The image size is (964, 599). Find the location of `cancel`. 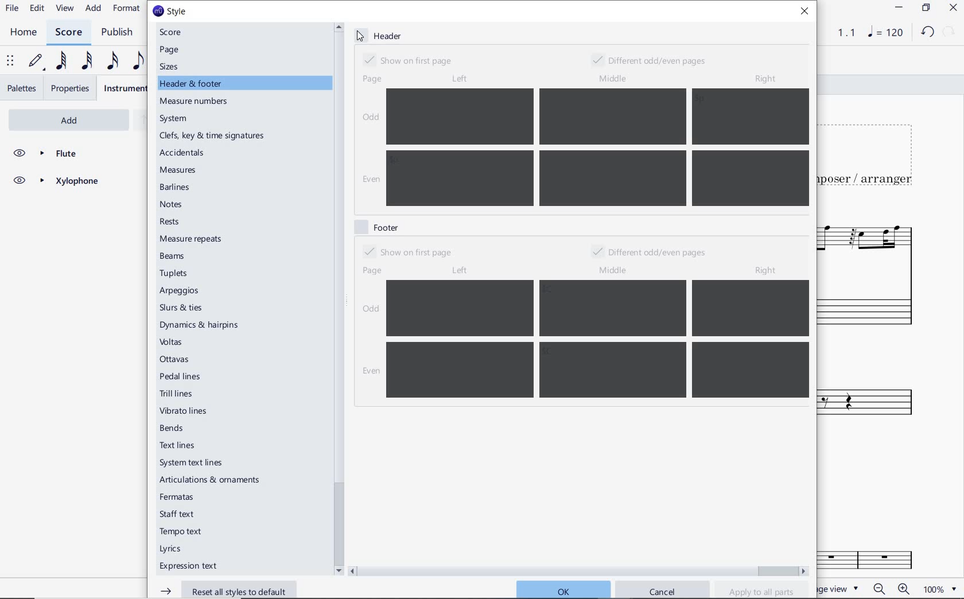

cancel is located at coordinates (664, 590).